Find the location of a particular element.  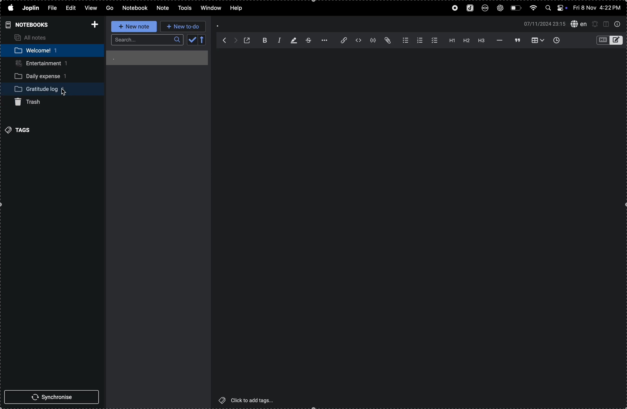

gratitude log is located at coordinates (38, 89).